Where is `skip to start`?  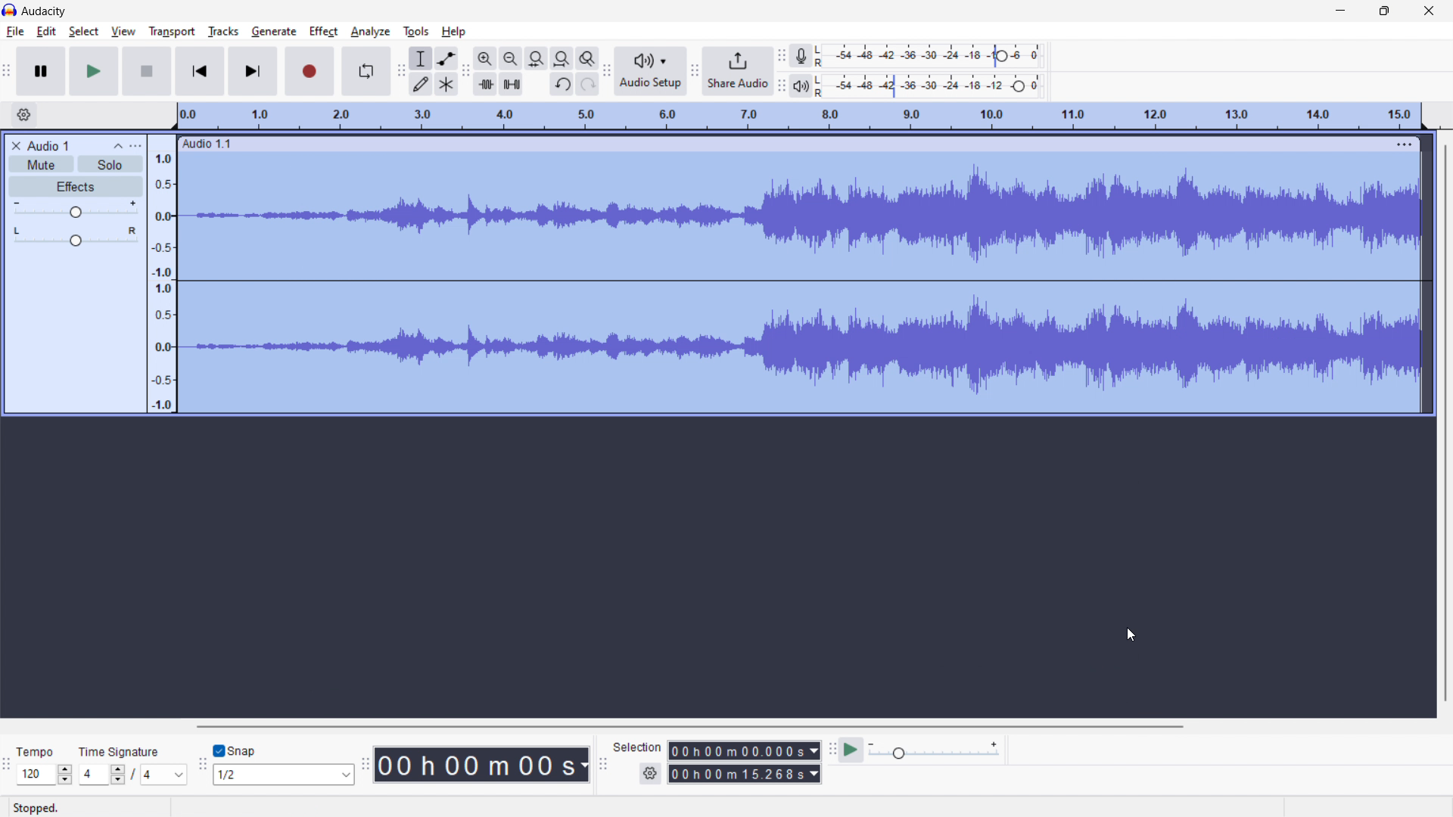 skip to start is located at coordinates (200, 71).